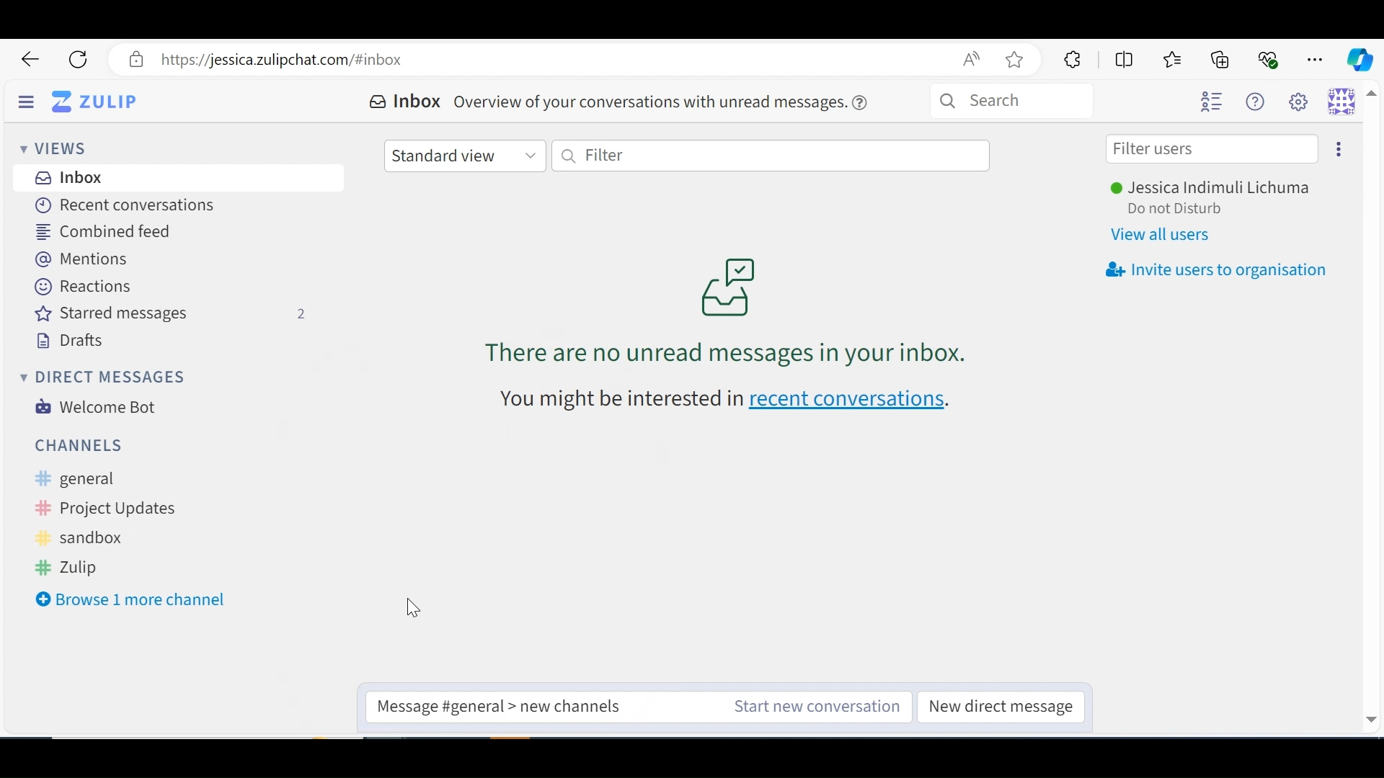 The width and height of the screenshot is (1384, 778). I want to click on overview, so click(667, 101).